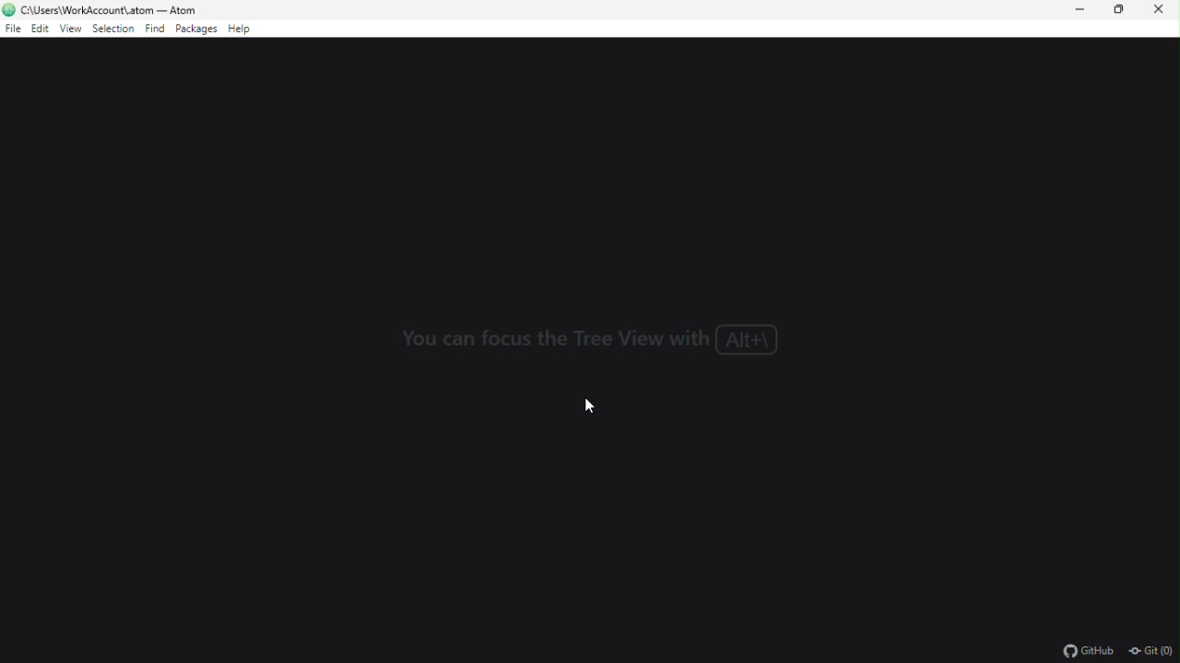  What do you see at coordinates (1081, 647) in the screenshot?
I see `GitHub` at bounding box center [1081, 647].